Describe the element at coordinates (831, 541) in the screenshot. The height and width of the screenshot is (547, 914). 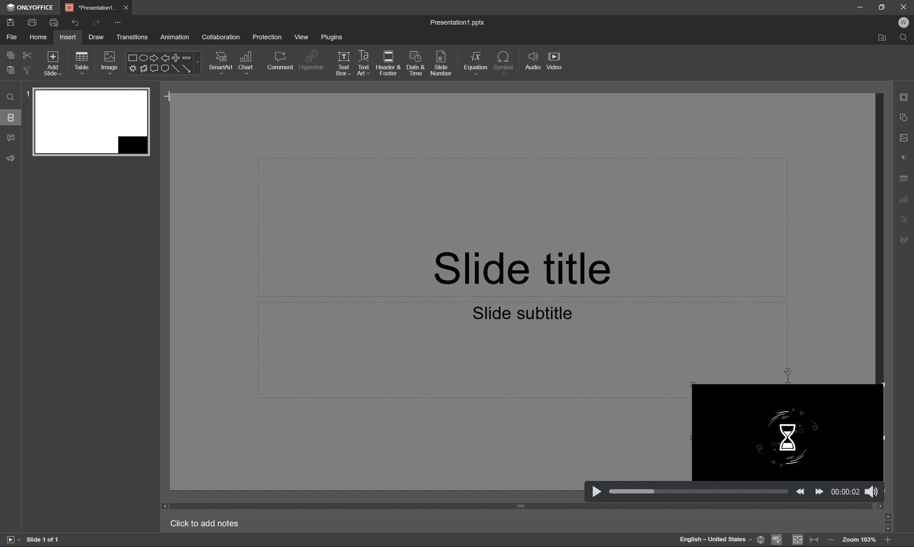
I see `zoom in` at that location.